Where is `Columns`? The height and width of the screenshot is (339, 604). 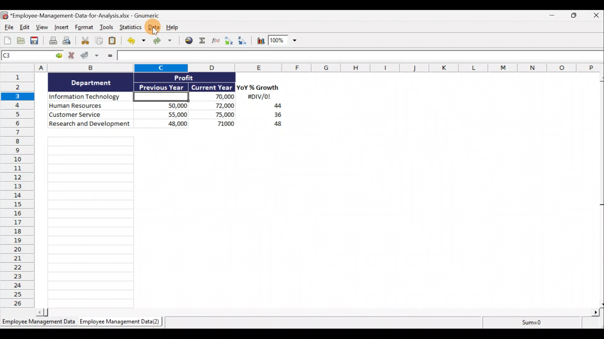
Columns is located at coordinates (303, 67).